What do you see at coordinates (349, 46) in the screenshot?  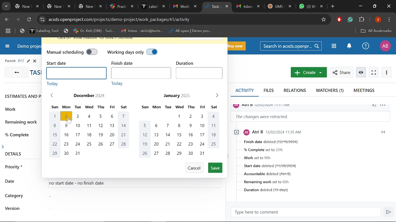 I see `Notifications` at bounding box center [349, 46].